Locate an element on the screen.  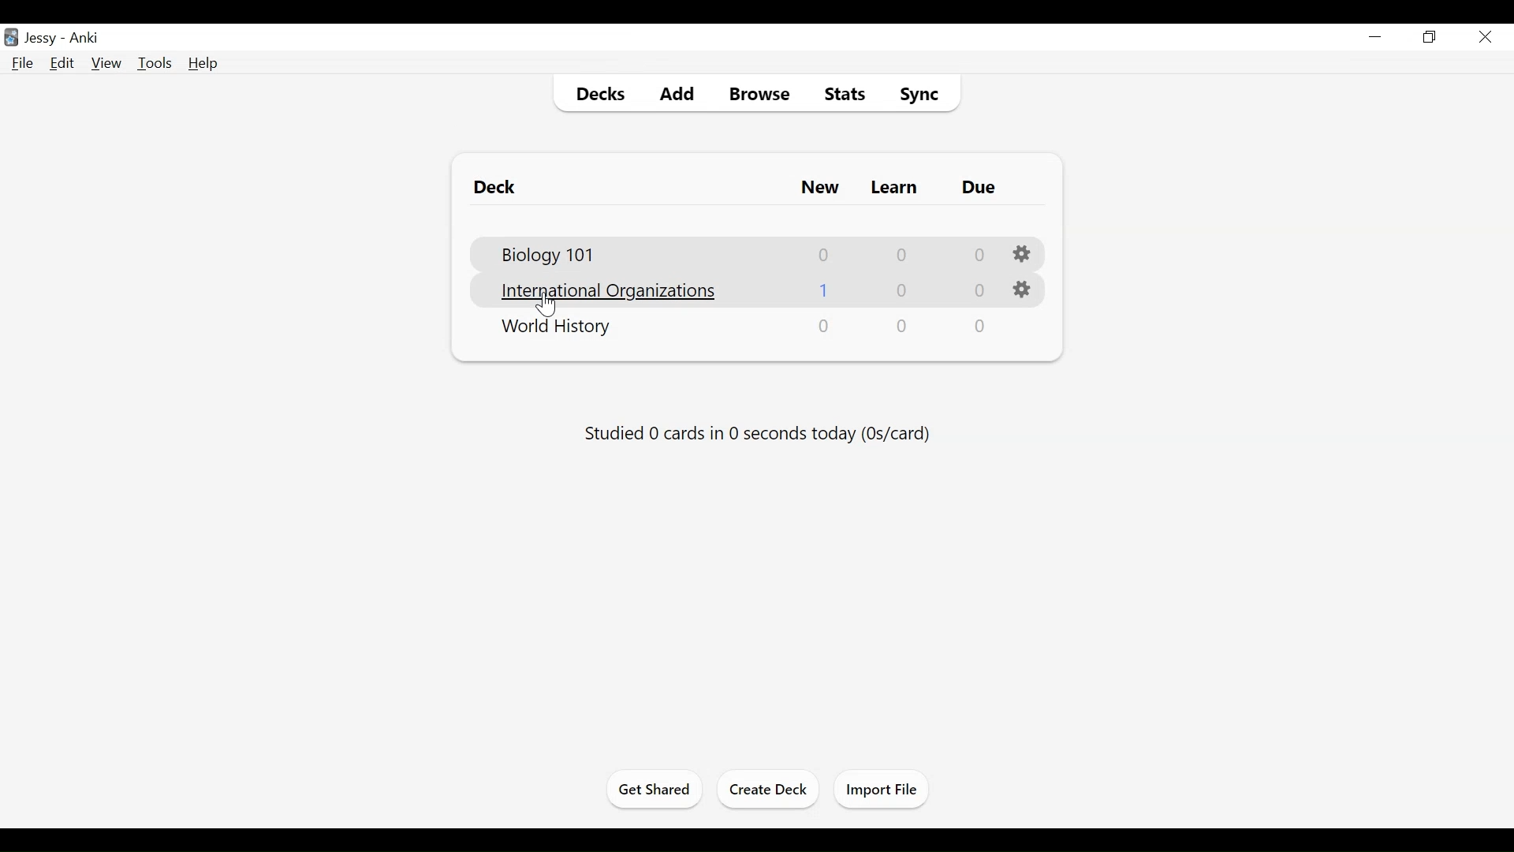
cursor is located at coordinates (550, 311).